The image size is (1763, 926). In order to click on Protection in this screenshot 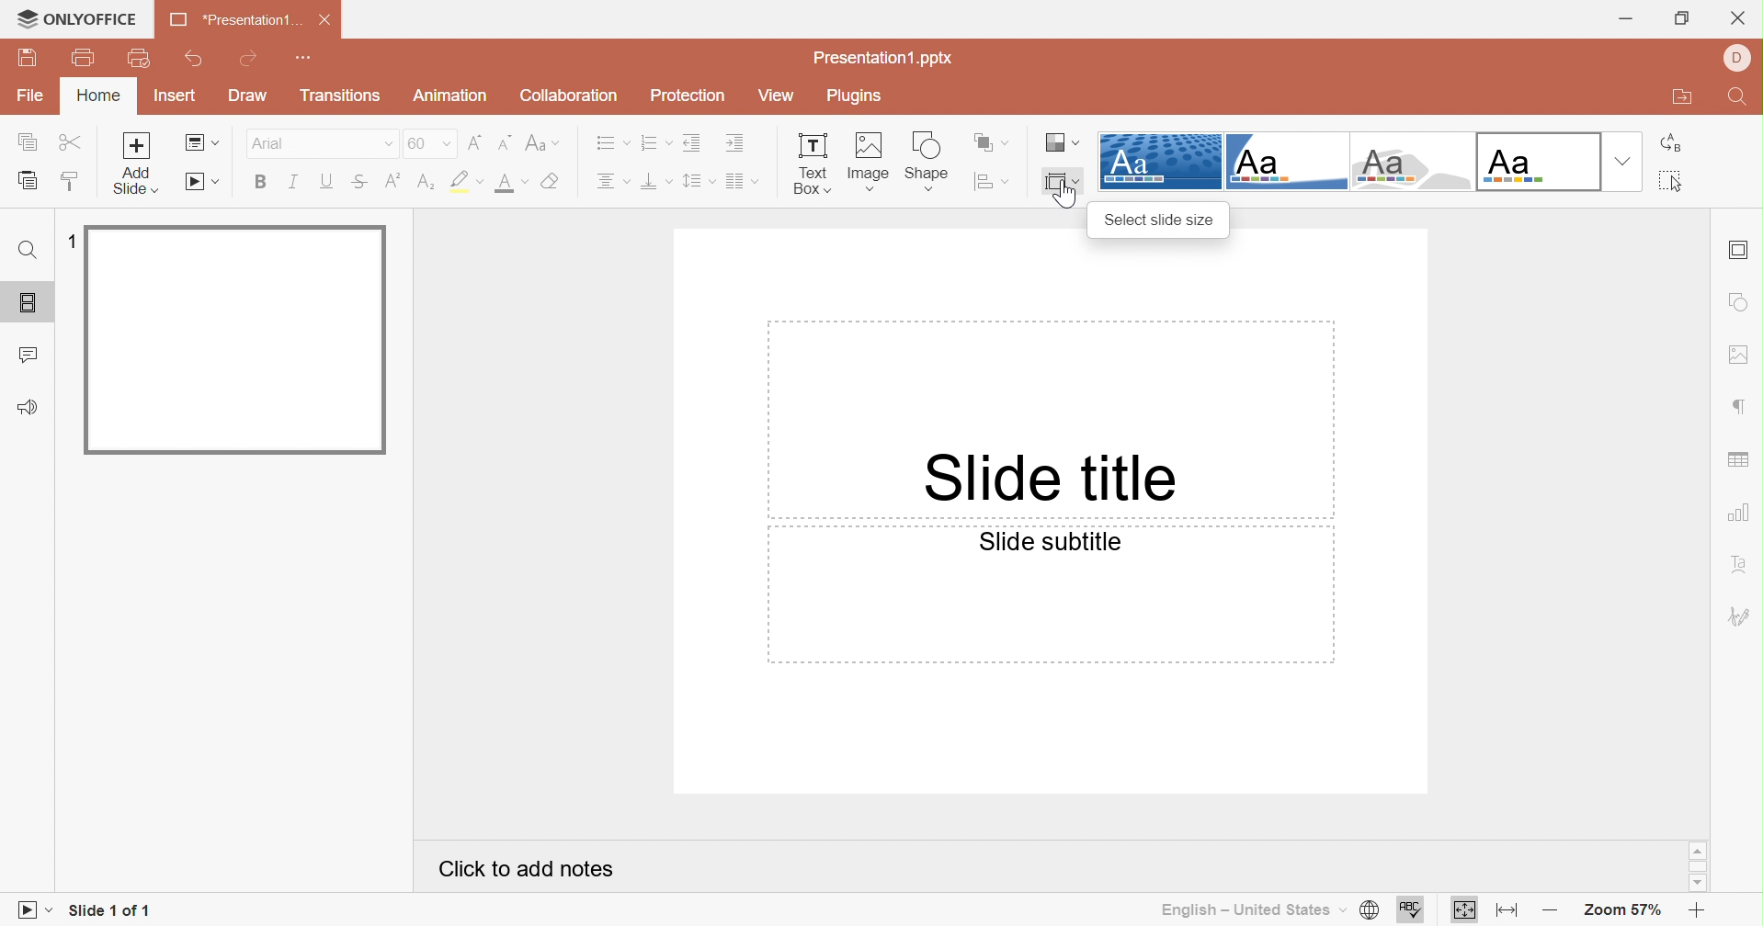, I will do `click(692, 94)`.